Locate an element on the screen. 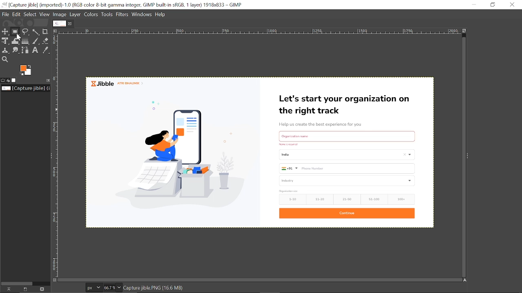 This screenshot has width=522, height=293. Zoom image when window size change is located at coordinates (463, 31).